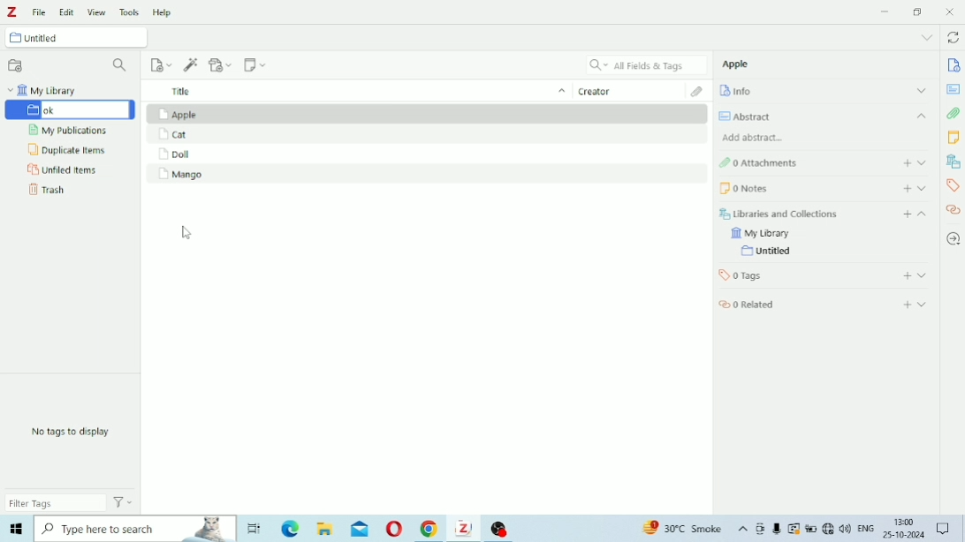 The height and width of the screenshot is (542, 965). I want to click on Add Attachment, so click(220, 64).